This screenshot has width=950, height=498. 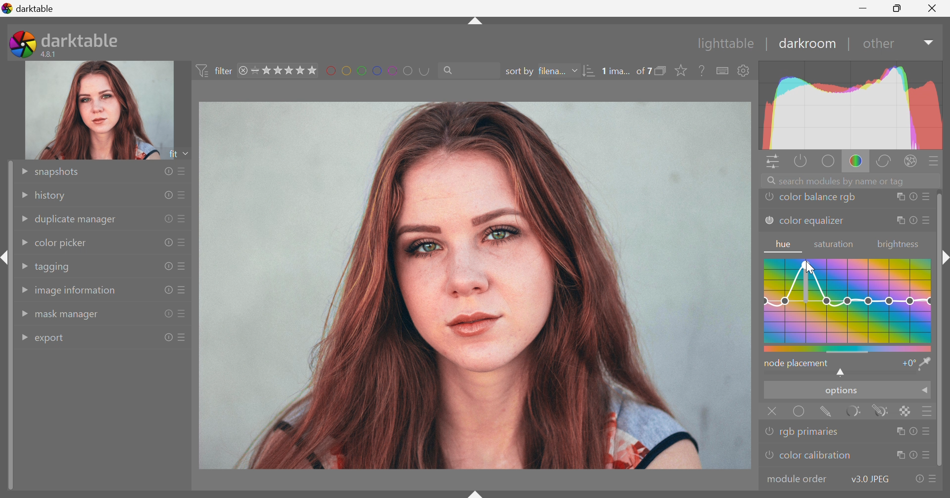 I want to click on Drop Down, so click(x=23, y=290).